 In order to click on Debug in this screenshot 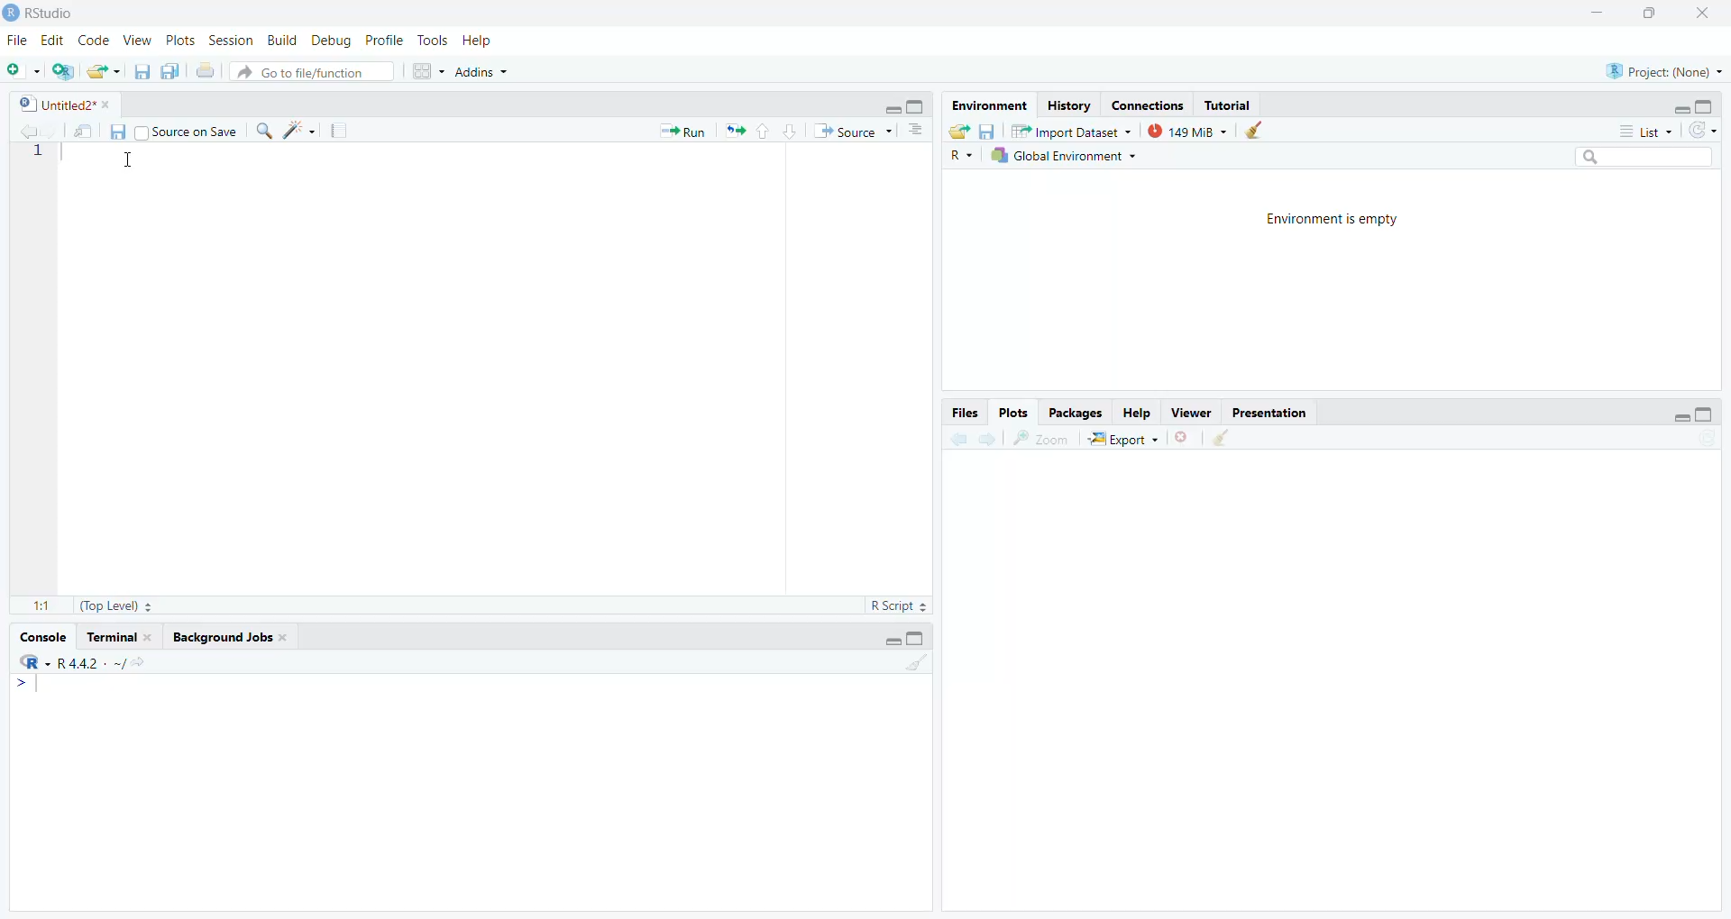, I will do `click(328, 42)`.